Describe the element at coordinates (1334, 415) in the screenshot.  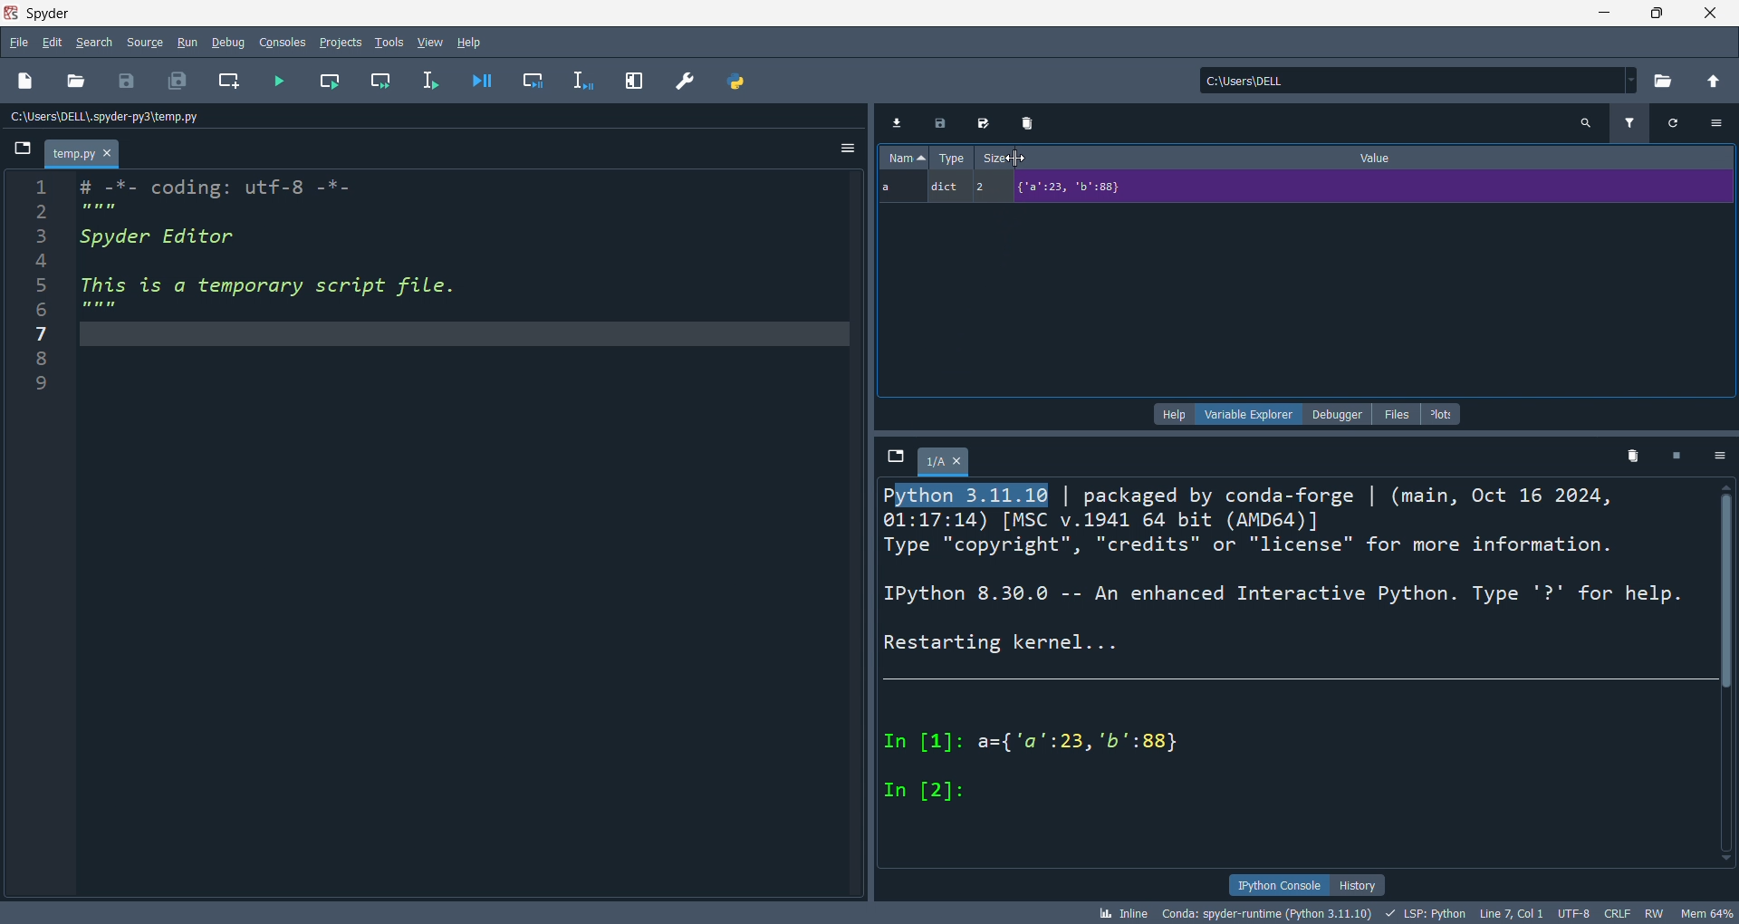
I see `debugger` at that location.